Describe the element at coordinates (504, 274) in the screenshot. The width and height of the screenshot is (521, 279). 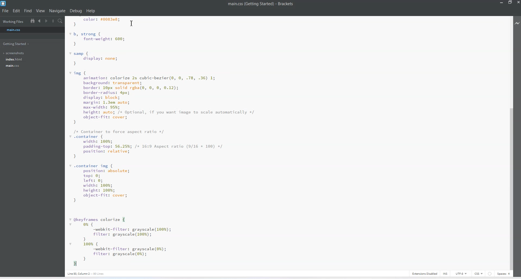
I see `Spaces: 4` at that location.